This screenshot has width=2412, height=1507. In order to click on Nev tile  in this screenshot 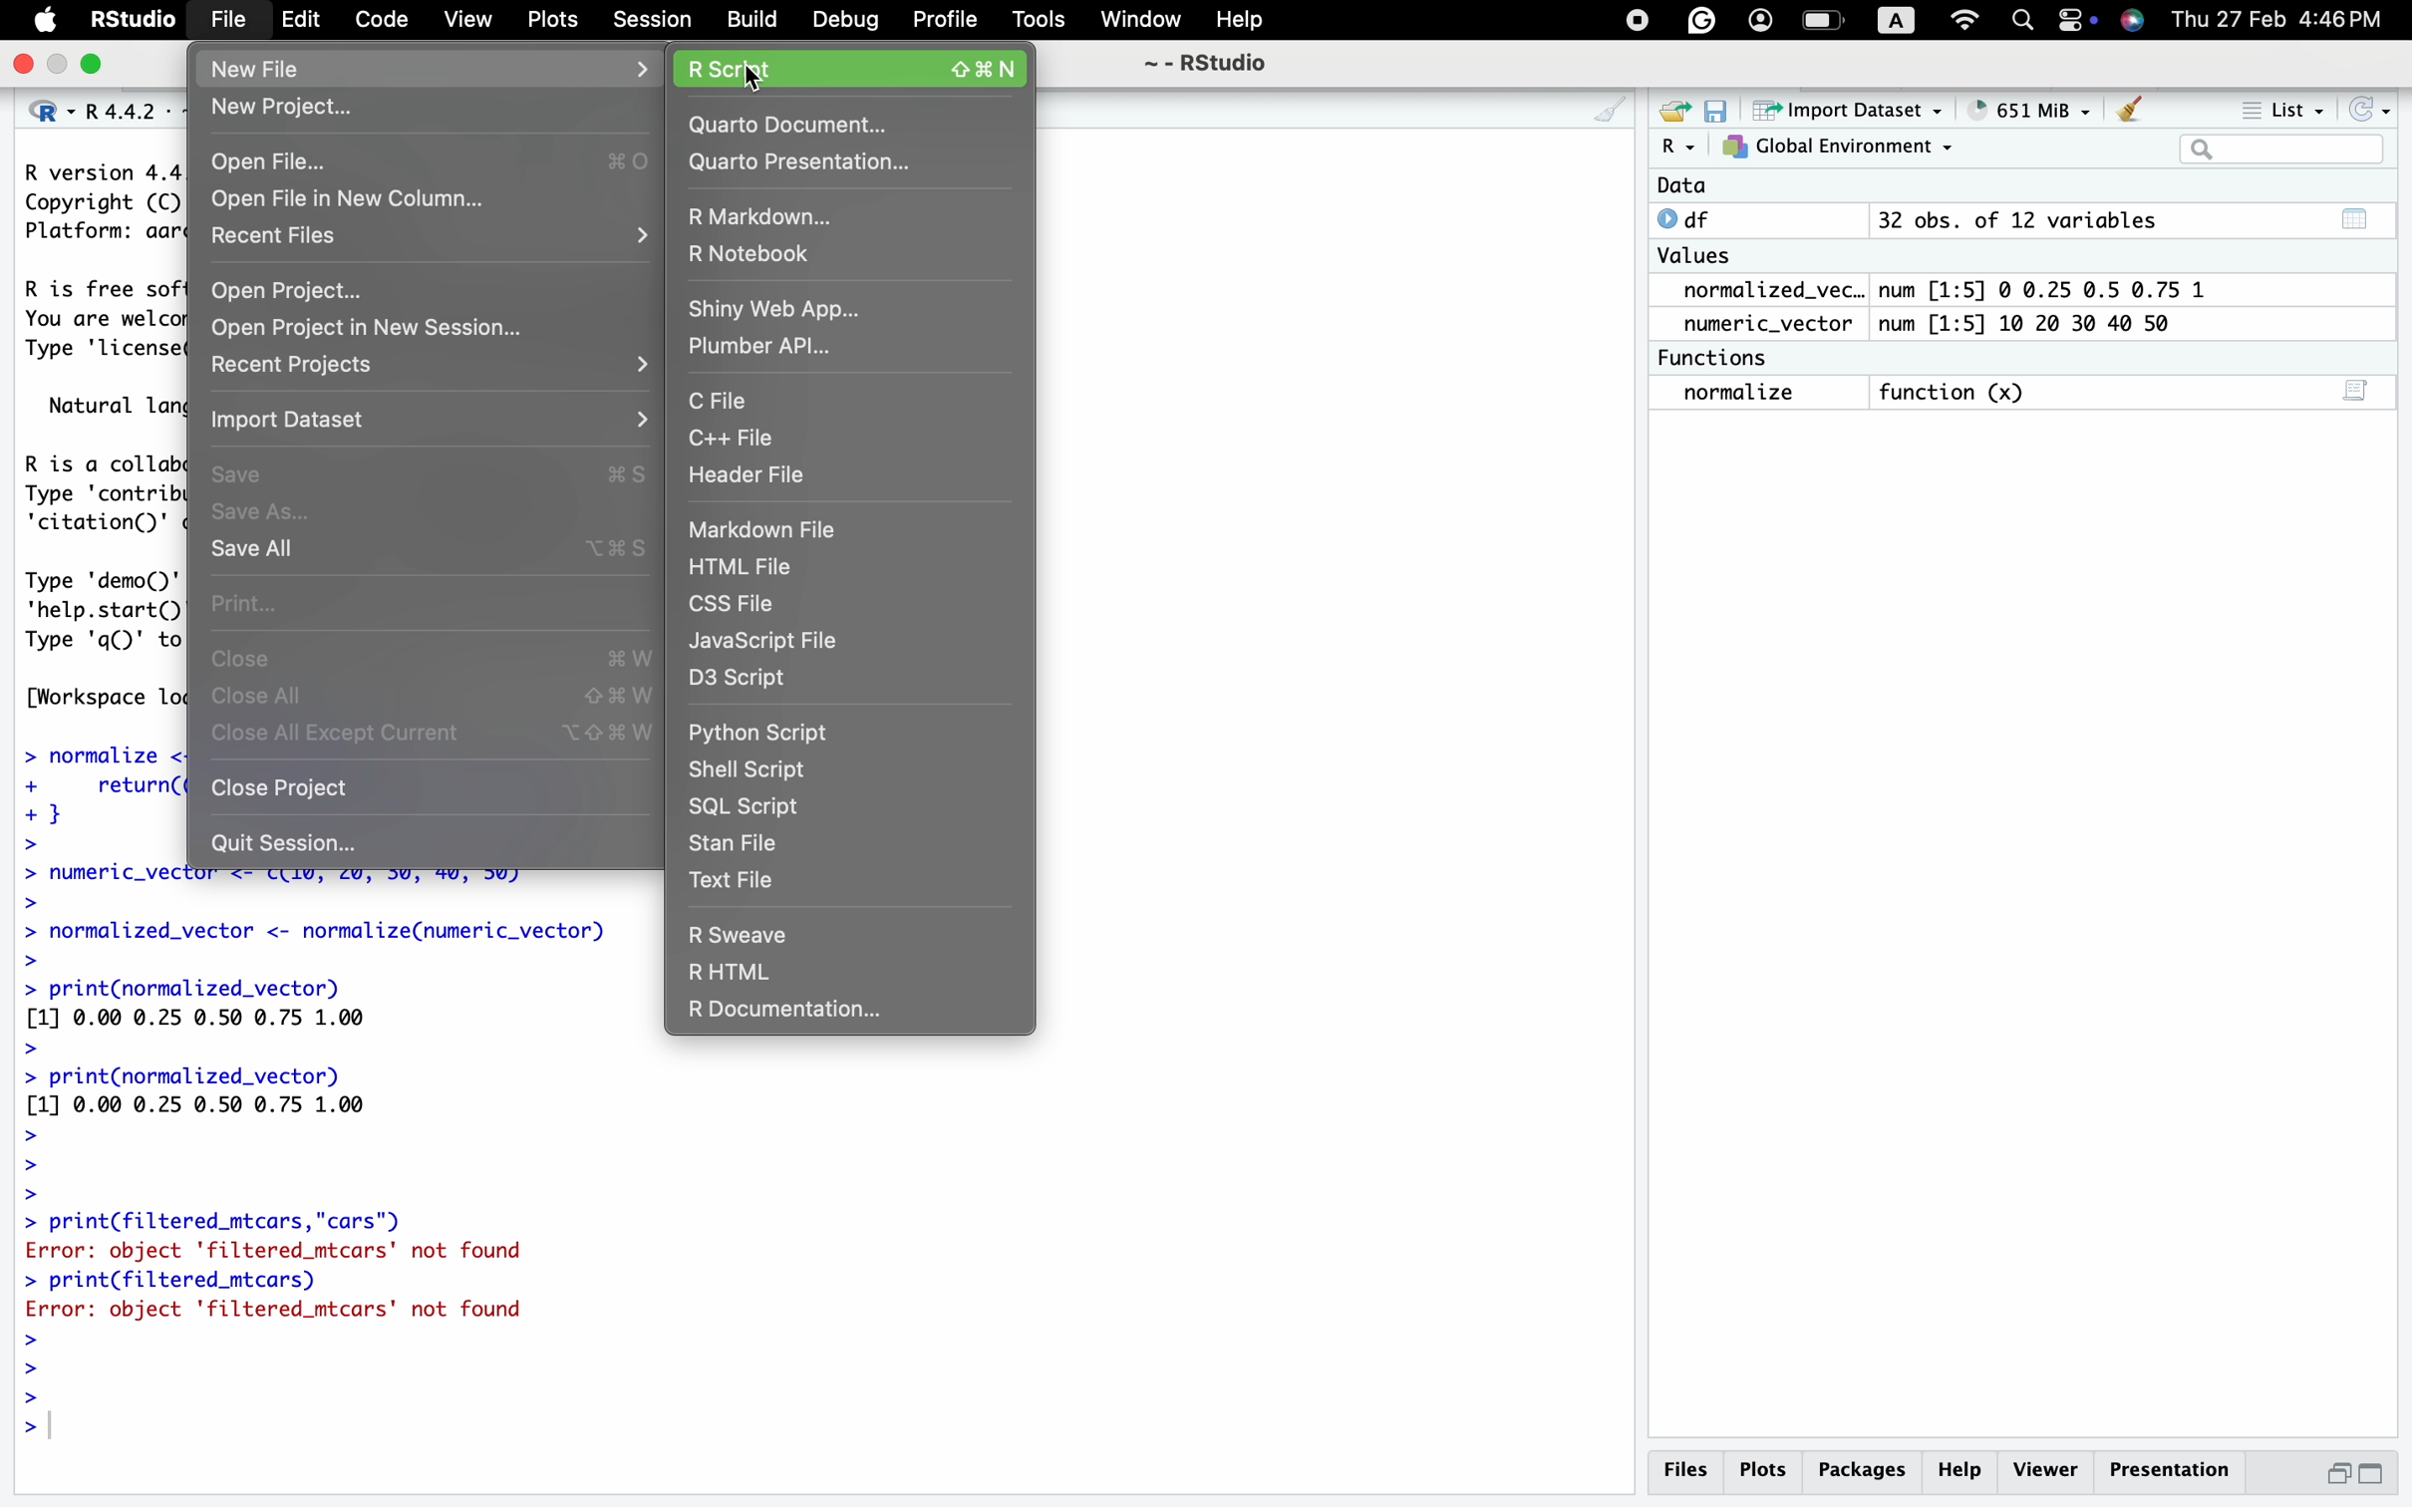, I will do `click(414, 64)`.